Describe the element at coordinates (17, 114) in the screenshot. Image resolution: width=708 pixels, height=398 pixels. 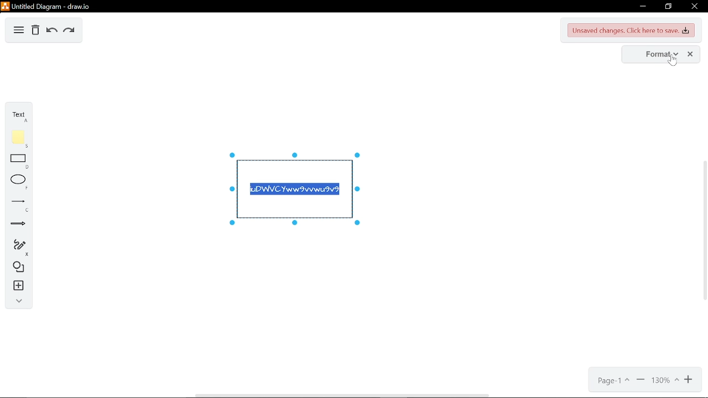
I see `text` at that location.